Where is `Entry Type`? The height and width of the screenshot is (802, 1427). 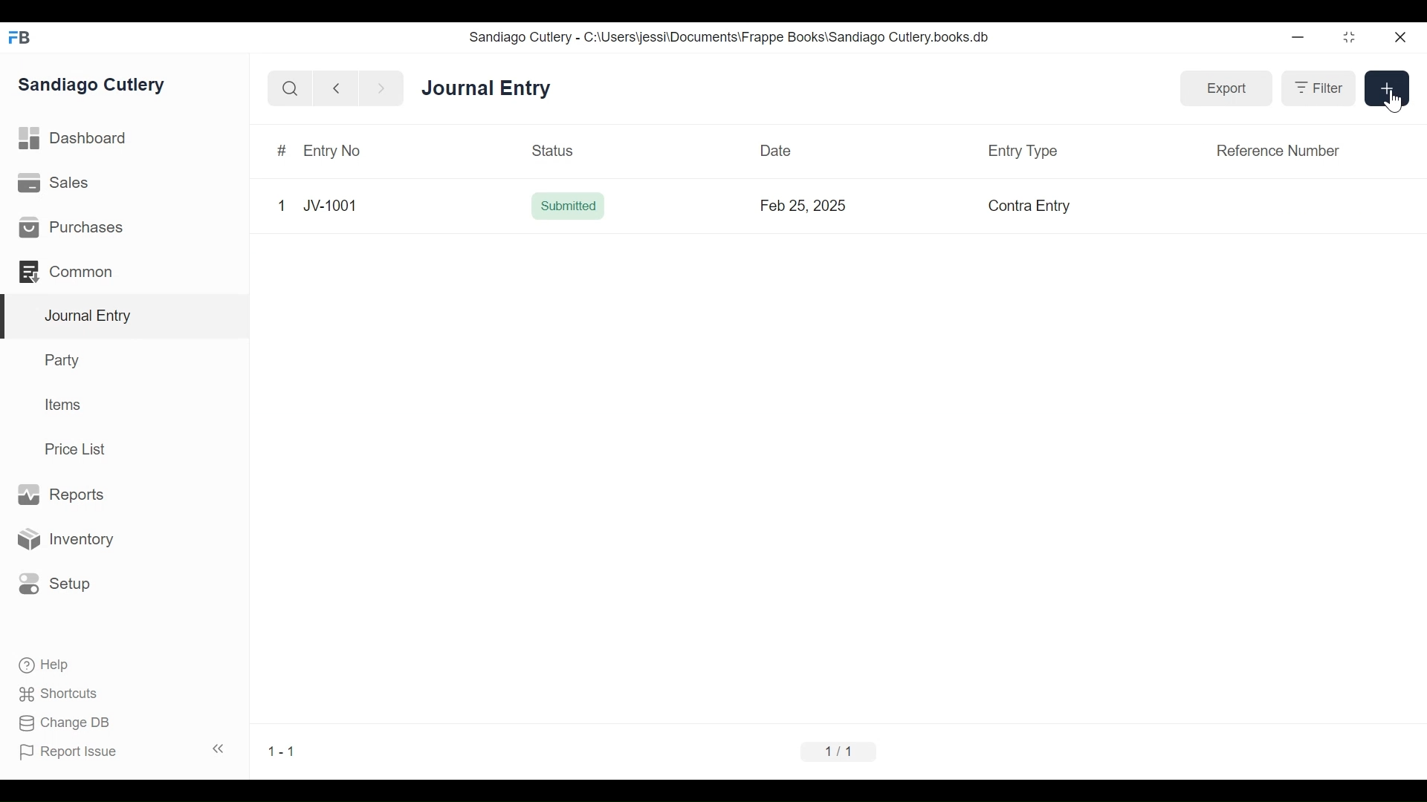 Entry Type is located at coordinates (1021, 151).